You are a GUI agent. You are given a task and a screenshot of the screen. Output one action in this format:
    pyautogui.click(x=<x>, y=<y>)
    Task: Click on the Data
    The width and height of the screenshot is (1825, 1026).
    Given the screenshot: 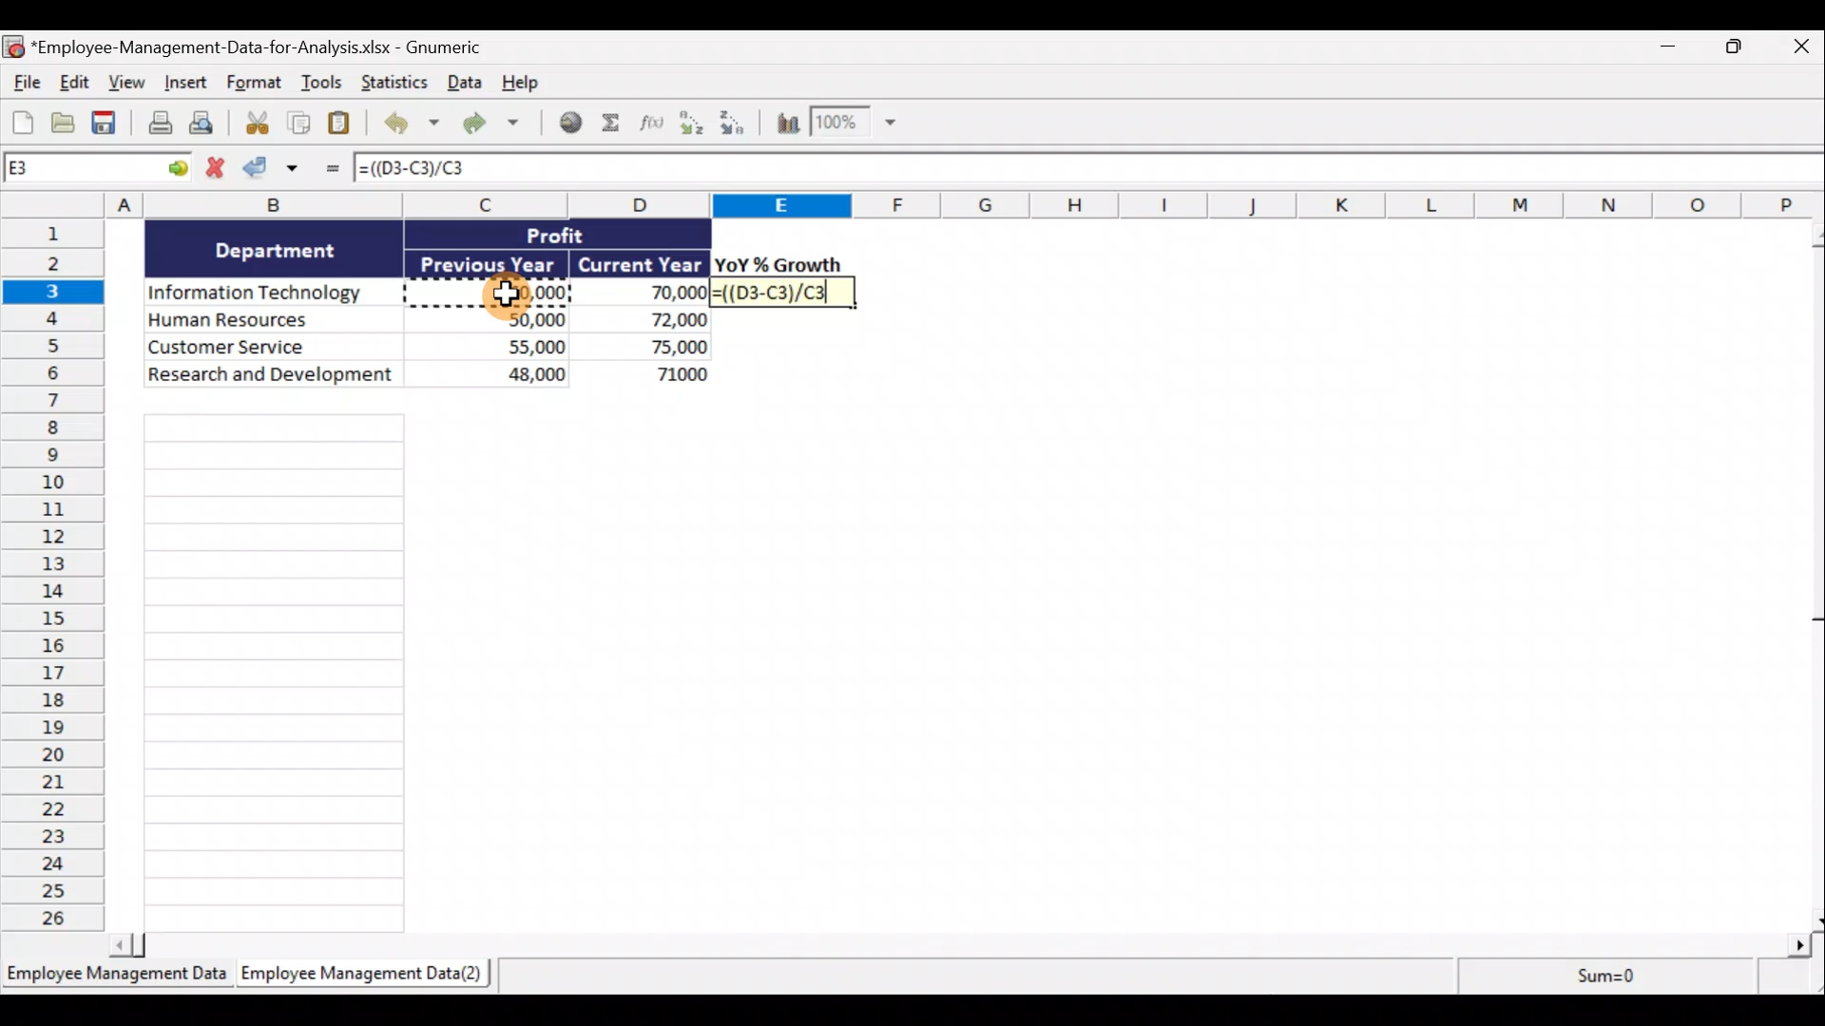 What is the action you would take?
    pyautogui.click(x=429, y=303)
    